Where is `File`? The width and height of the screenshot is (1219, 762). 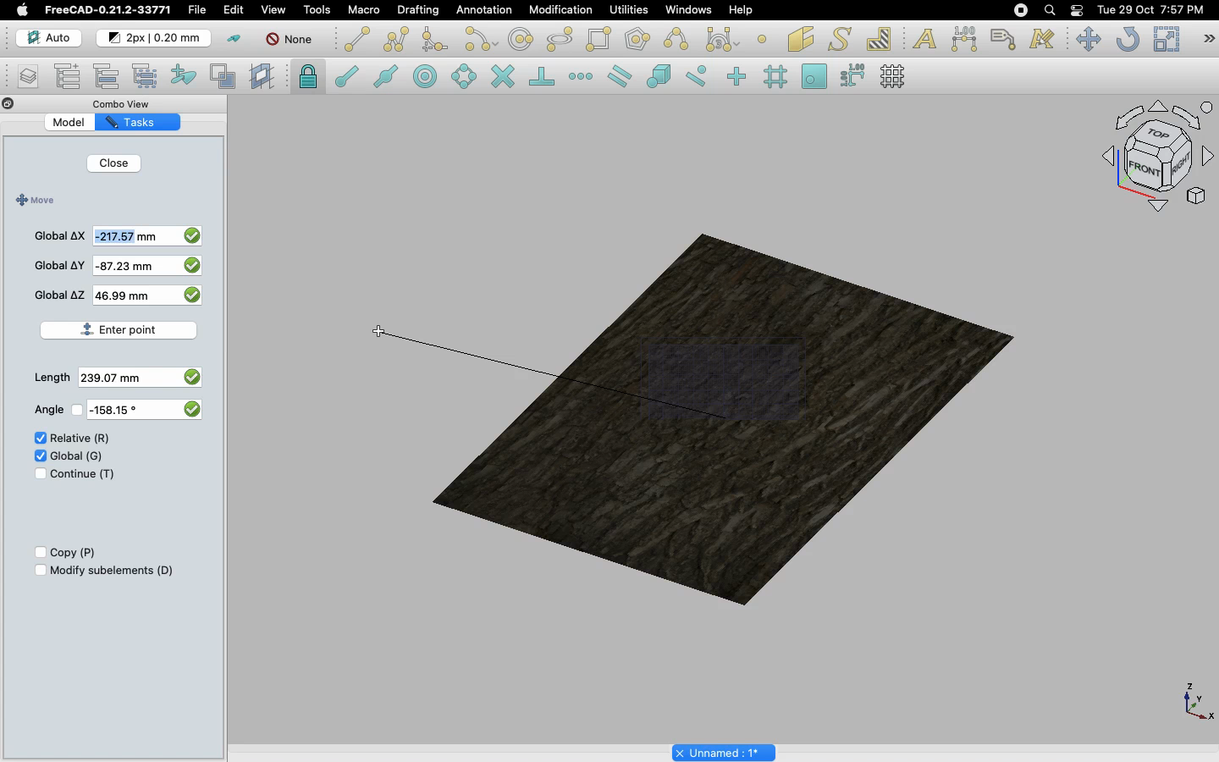
File is located at coordinates (197, 10).